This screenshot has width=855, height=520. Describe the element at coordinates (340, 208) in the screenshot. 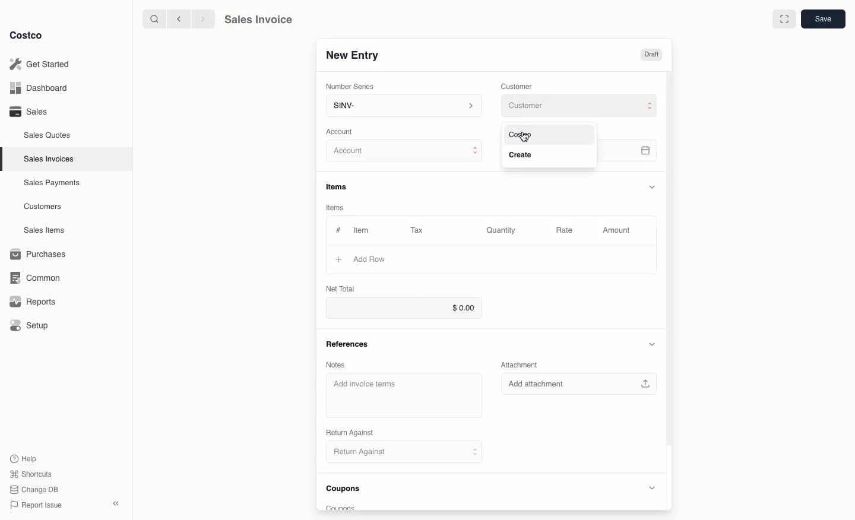

I see `Items` at that location.